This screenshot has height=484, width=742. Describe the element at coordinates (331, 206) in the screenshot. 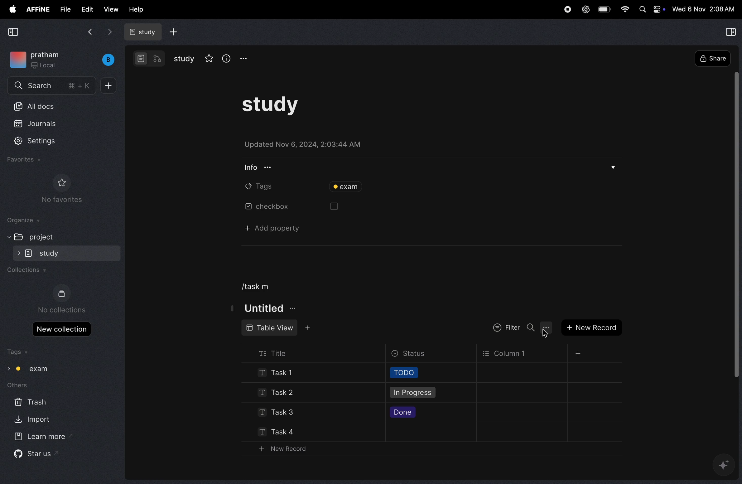

I see `box` at that location.